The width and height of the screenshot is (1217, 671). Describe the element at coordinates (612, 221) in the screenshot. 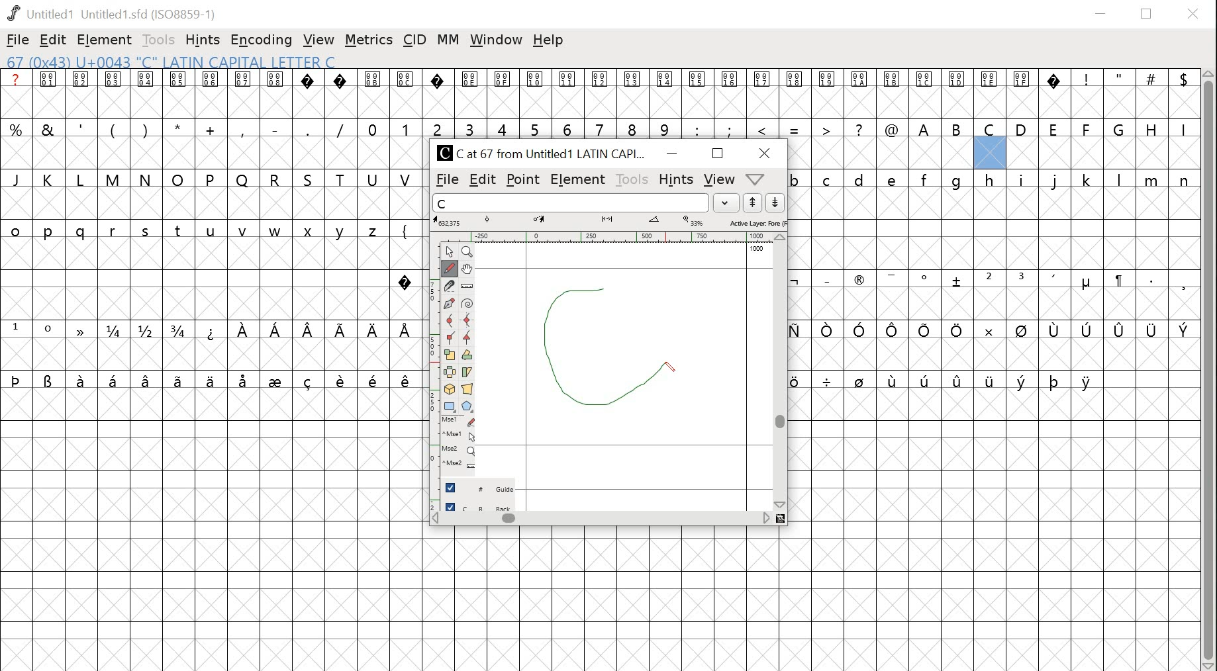

I see `measurements` at that location.